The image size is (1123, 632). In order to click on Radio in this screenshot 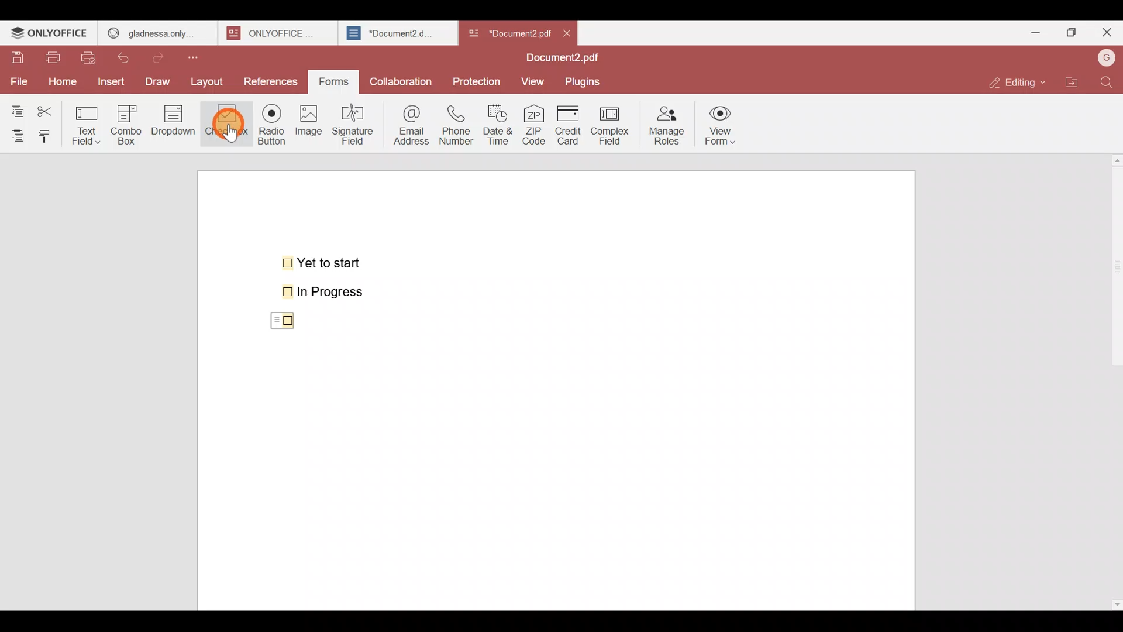, I will do `click(268, 127)`.